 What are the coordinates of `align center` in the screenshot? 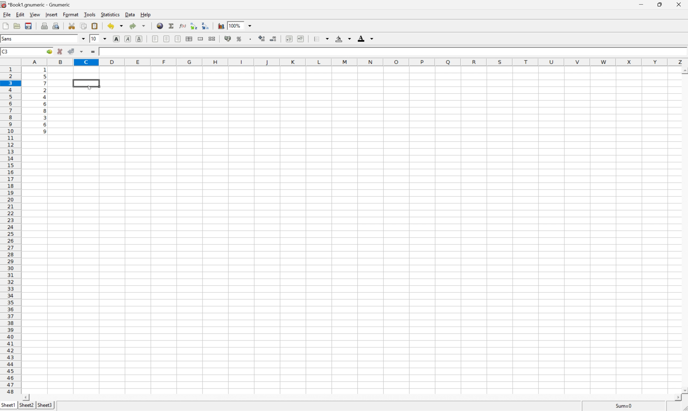 It's located at (167, 39).